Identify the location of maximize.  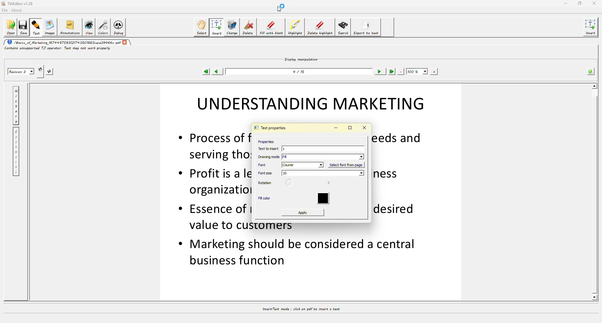
(580, 3).